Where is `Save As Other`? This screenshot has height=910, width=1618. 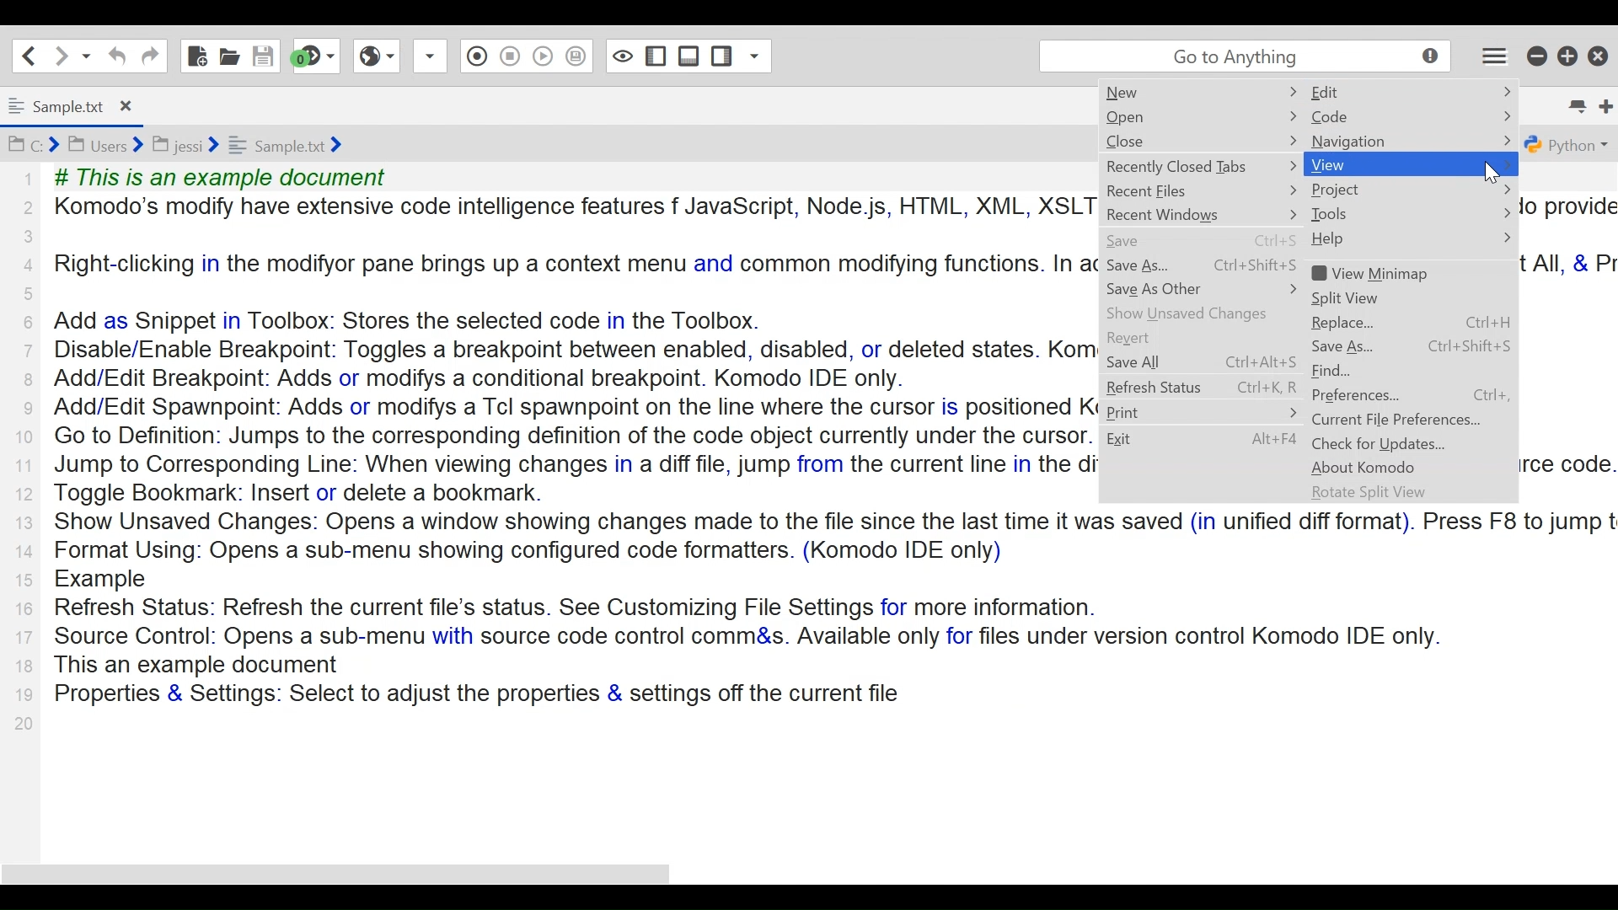 Save As Other is located at coordinates (1162, 289).